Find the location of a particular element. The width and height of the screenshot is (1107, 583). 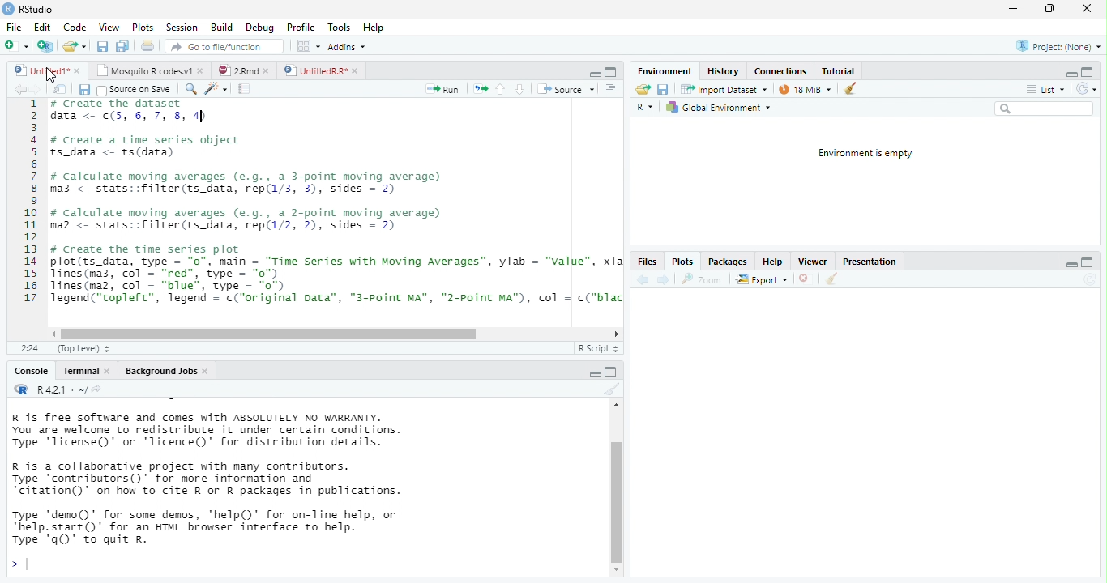

Hep is located at coordinates (373, 28).